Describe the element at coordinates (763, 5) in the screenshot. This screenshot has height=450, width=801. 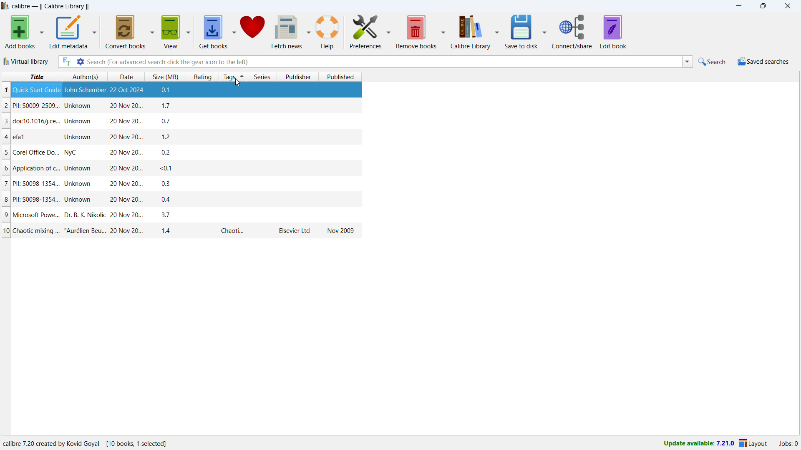
I see `maximize` at that location.